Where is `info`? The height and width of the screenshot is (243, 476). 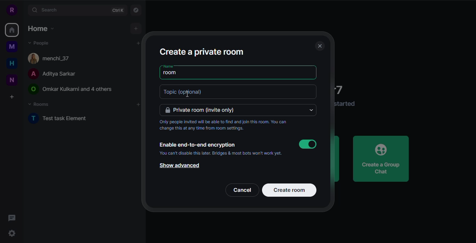
info is located at coordinates (346, 104).